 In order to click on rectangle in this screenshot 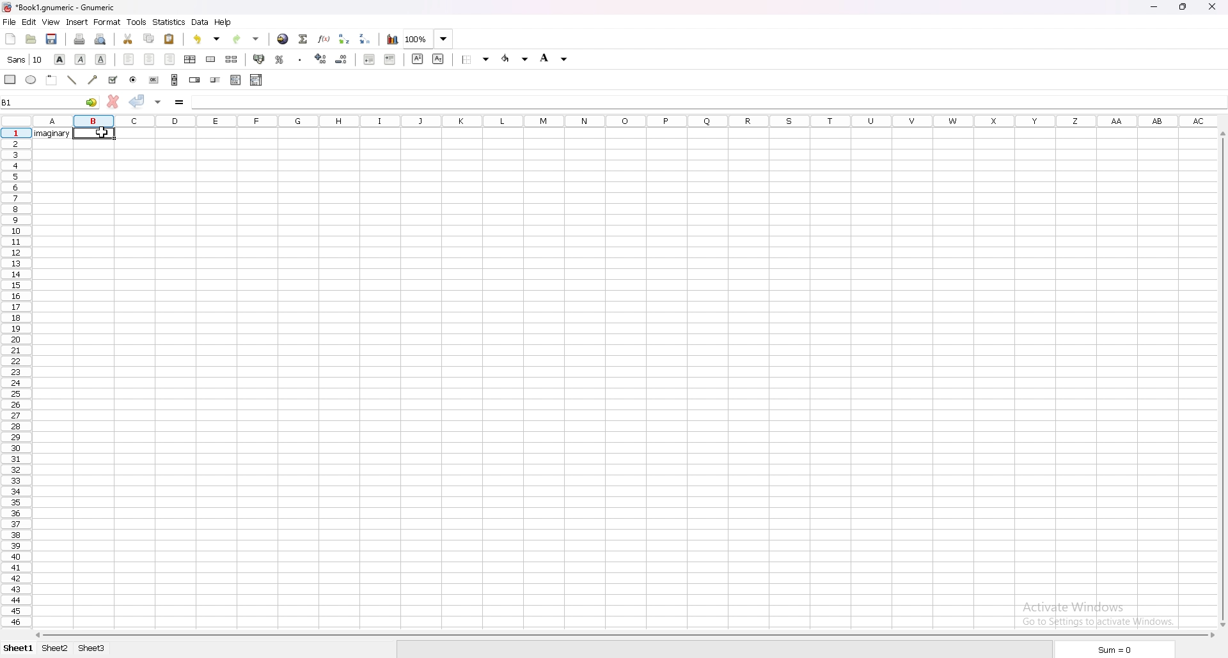, I will do `click(10, 79)`.